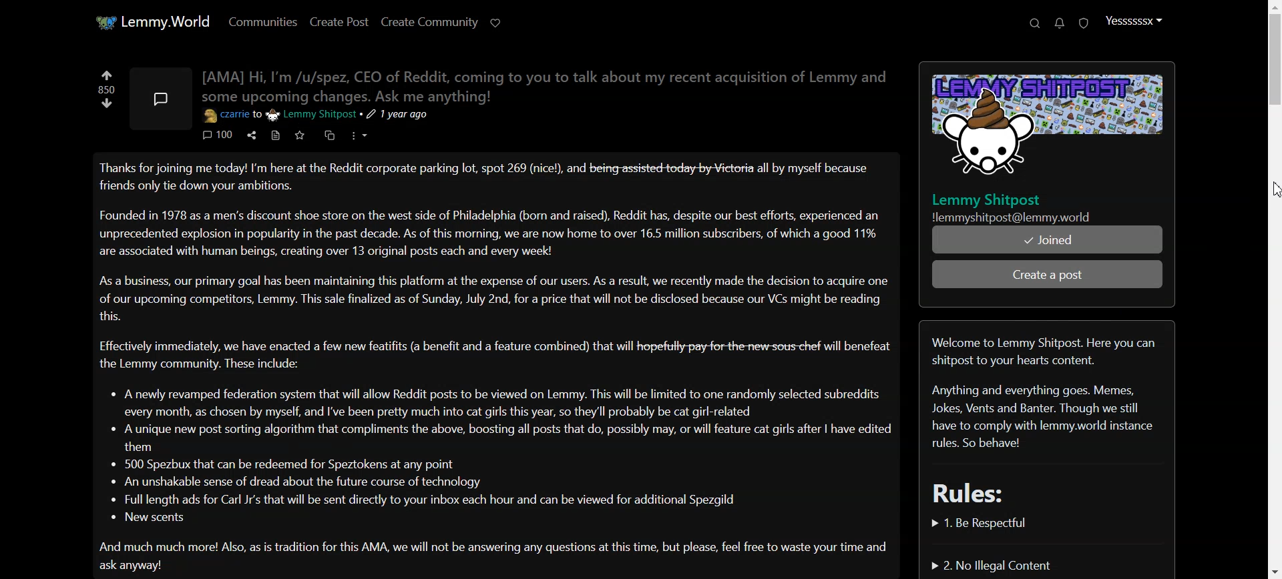  I want to click on Communities, so click(262, 21).